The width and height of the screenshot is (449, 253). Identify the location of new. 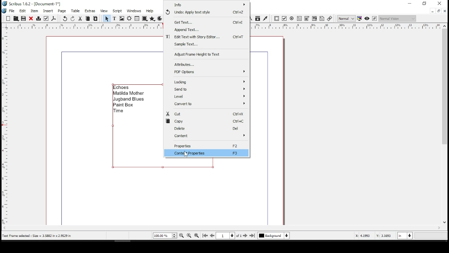
(8, 18).